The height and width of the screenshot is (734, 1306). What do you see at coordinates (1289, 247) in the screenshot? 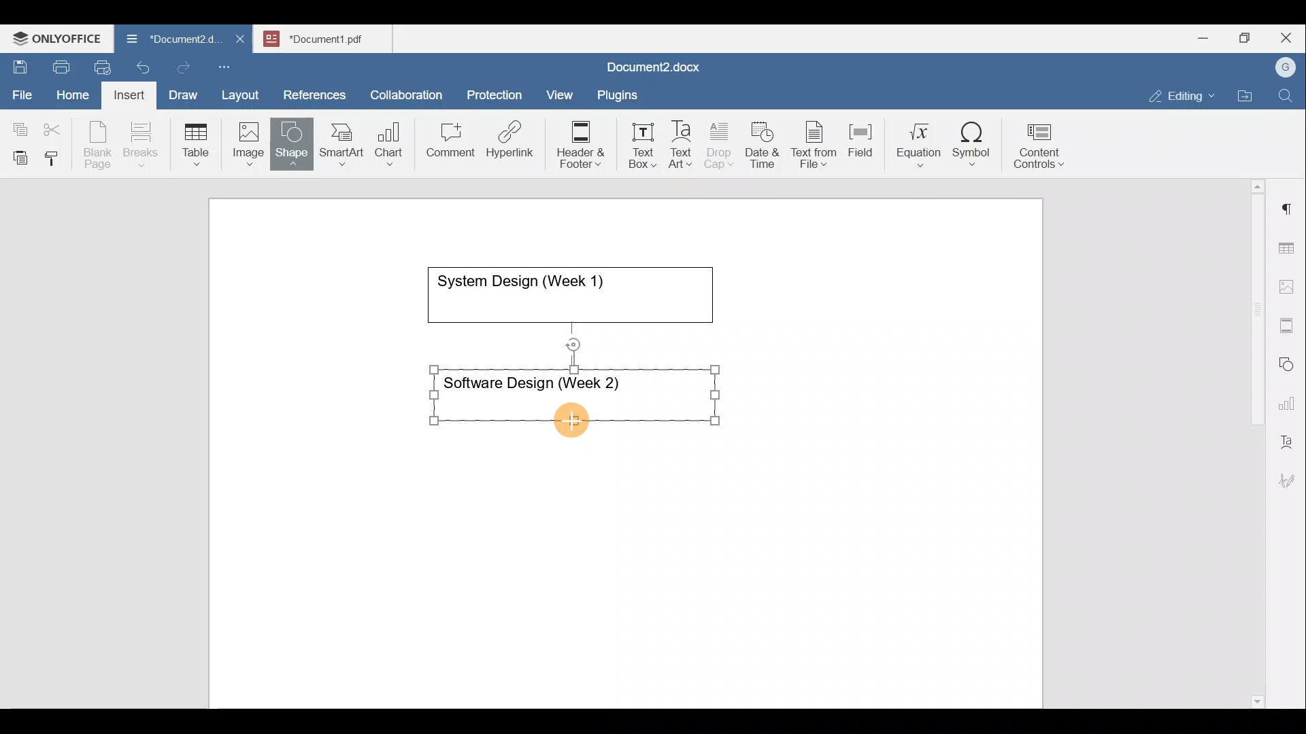
I see `Table settings` at bounding box center [1289, 247].